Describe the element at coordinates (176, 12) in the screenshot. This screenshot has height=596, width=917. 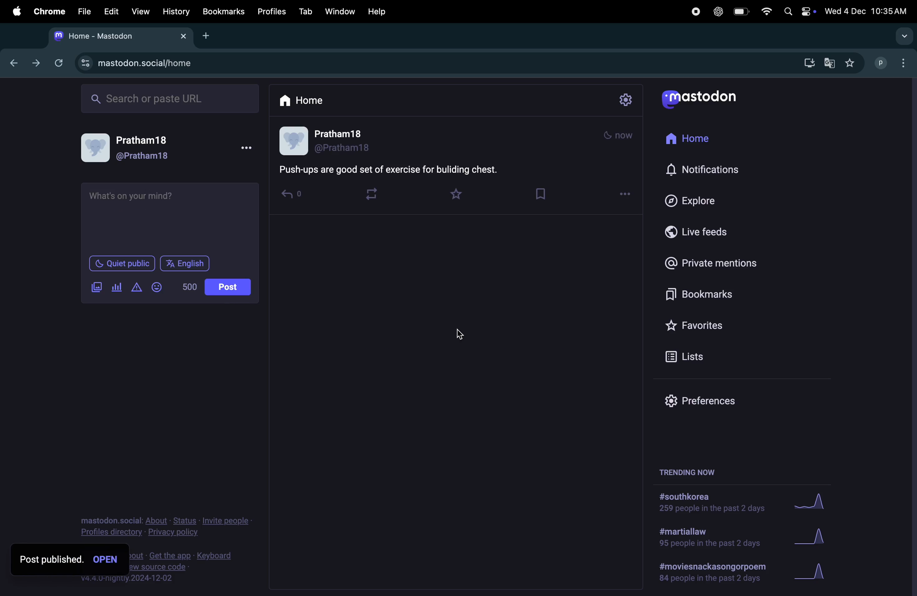
I see `History` at that location.